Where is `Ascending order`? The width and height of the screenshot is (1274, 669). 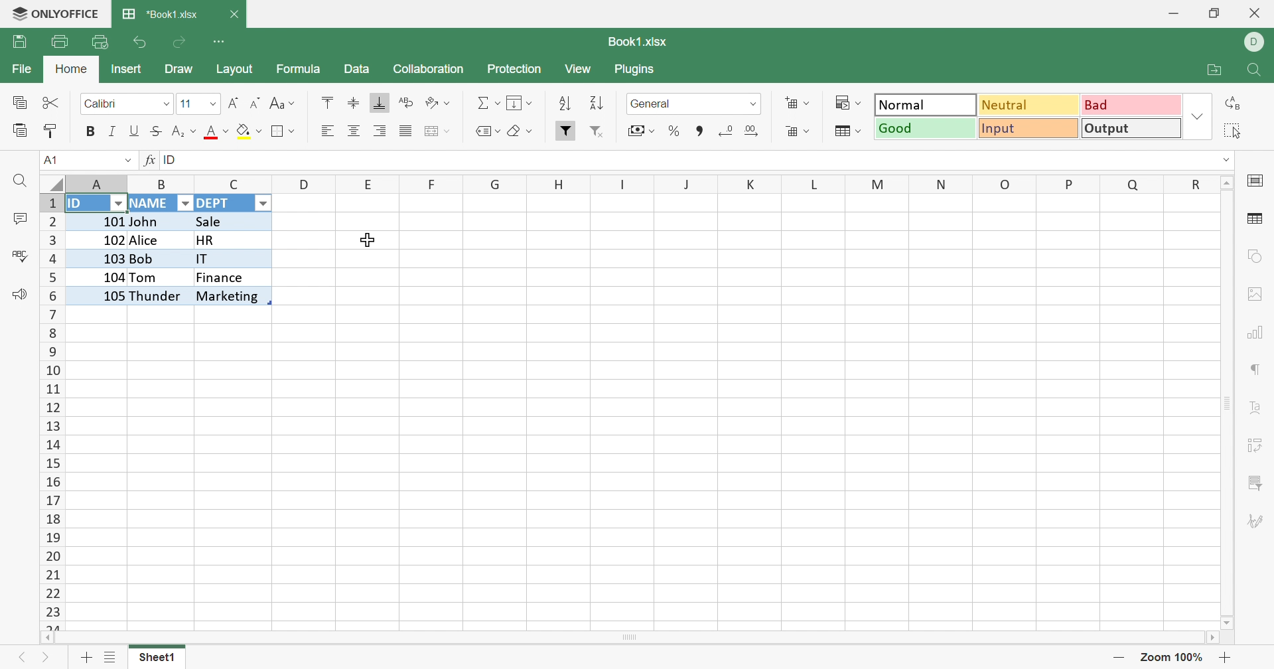
Ascending order is located at coordinates (567, 102).